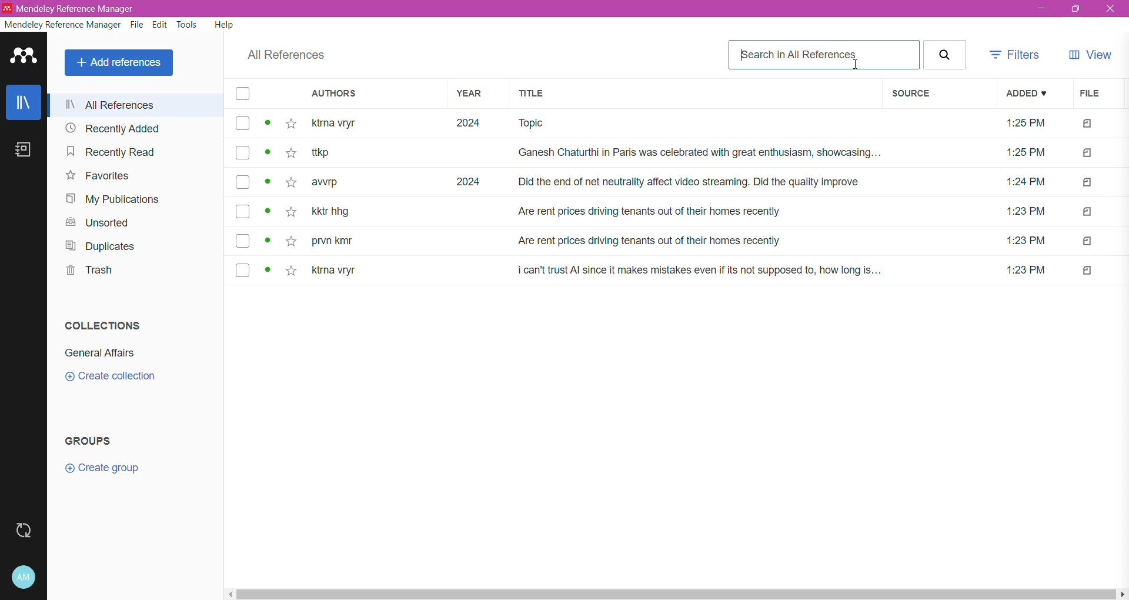  Describe the element at coordinates (243, 95) in the screenshot. I see `select all` at that location.